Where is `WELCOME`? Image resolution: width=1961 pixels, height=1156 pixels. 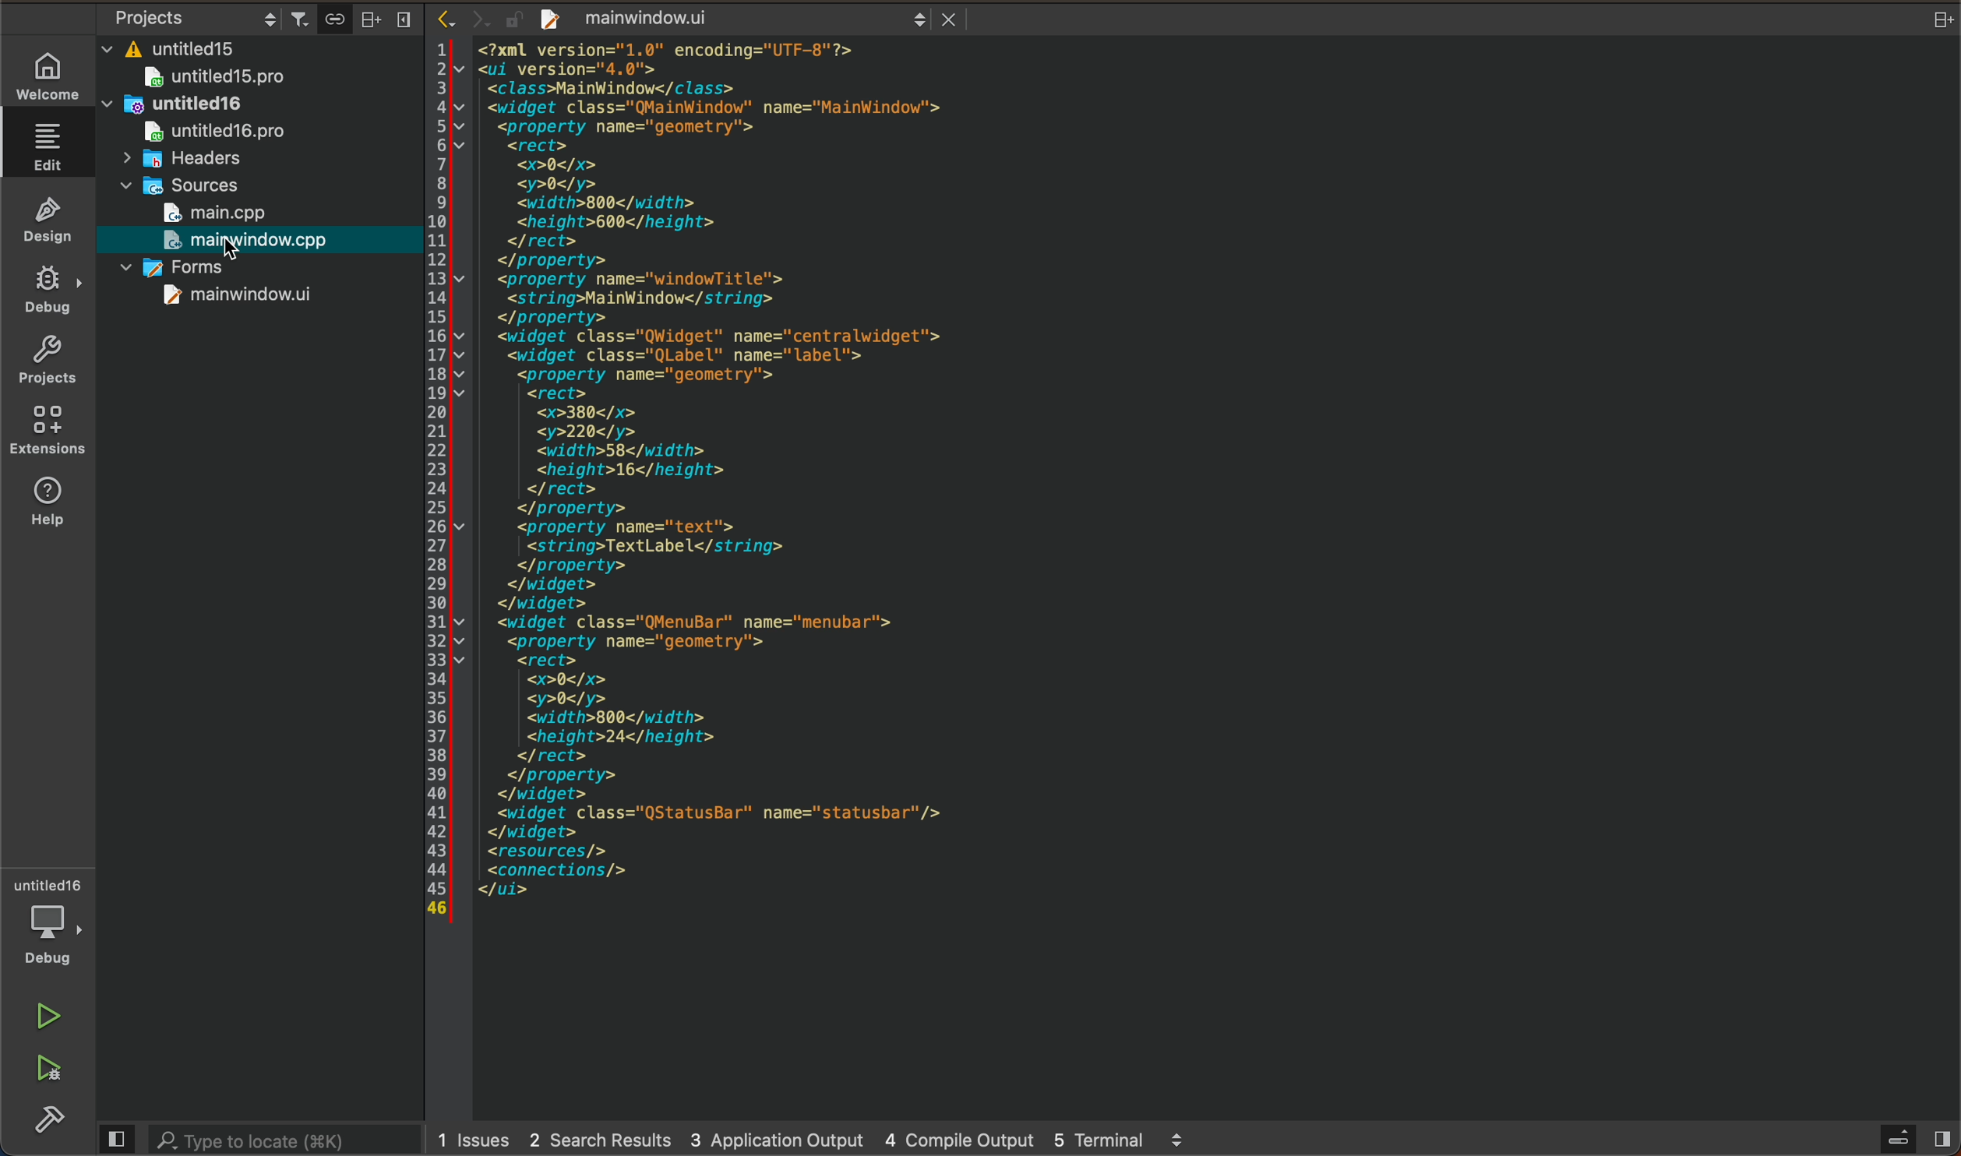 WELCOME is located at coordinates (47, 74).